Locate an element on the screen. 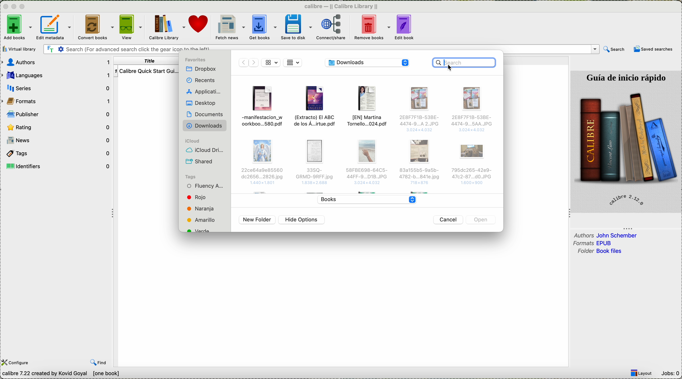   is located at coordinates (367, 161).